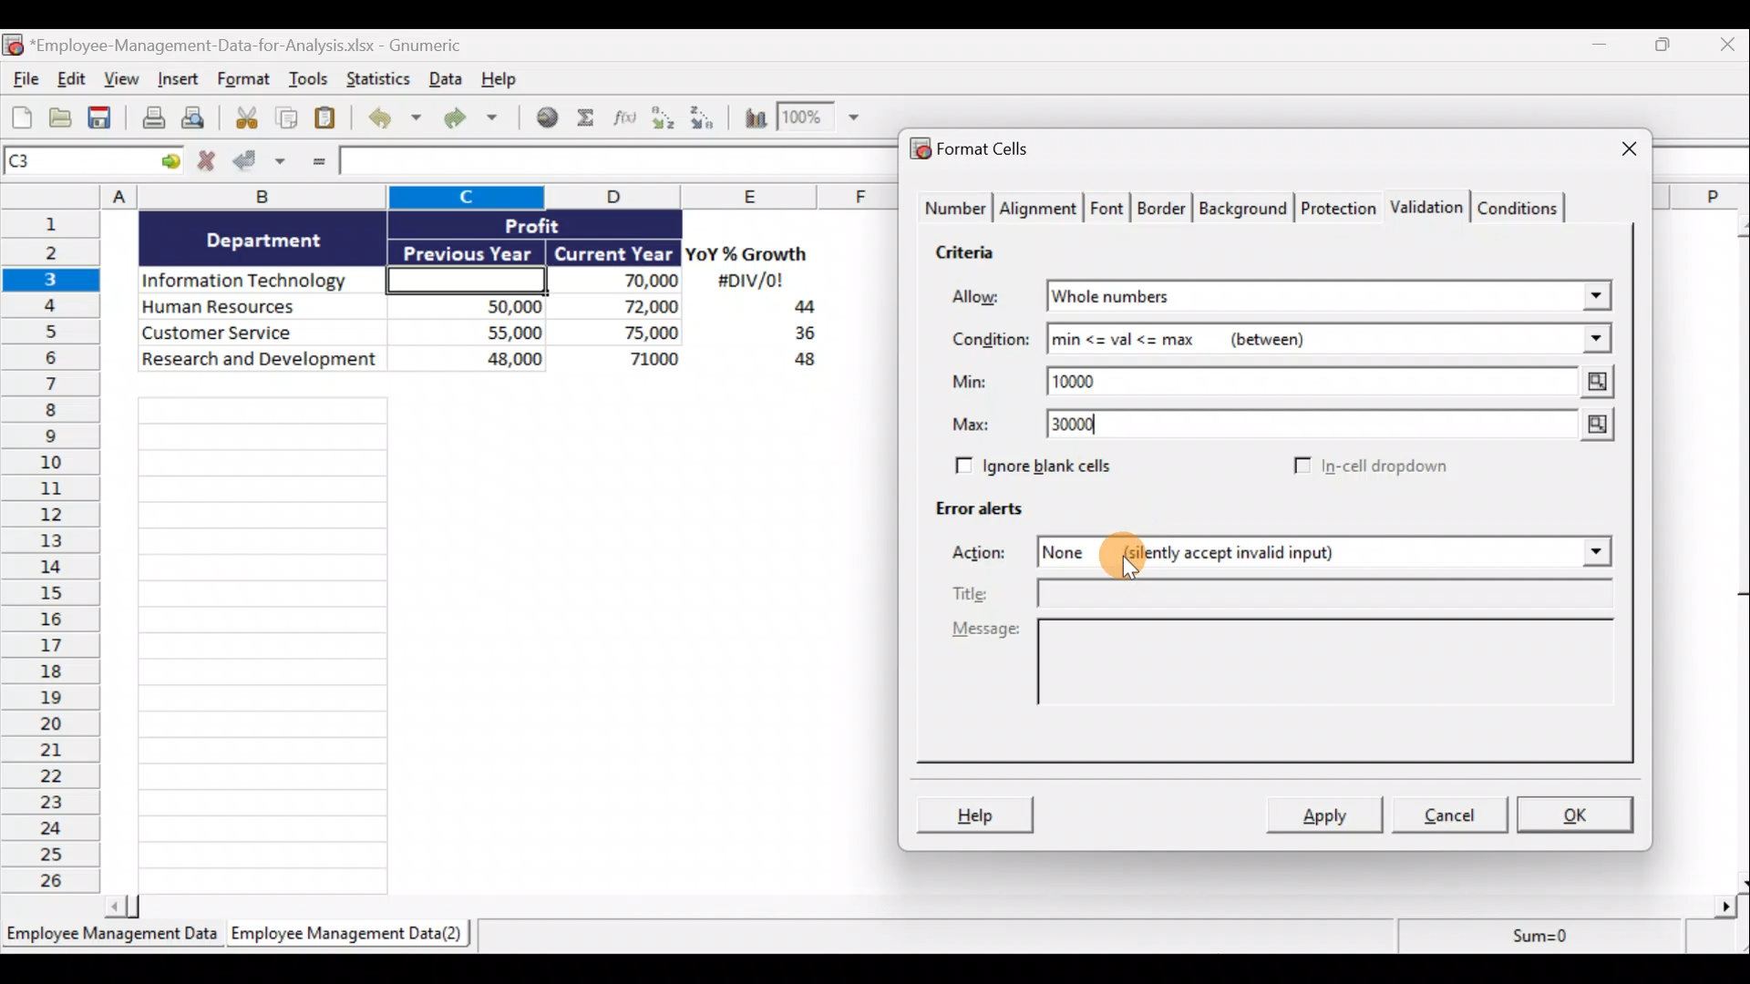  I want to click on Redo undone action, so click(479, 118).